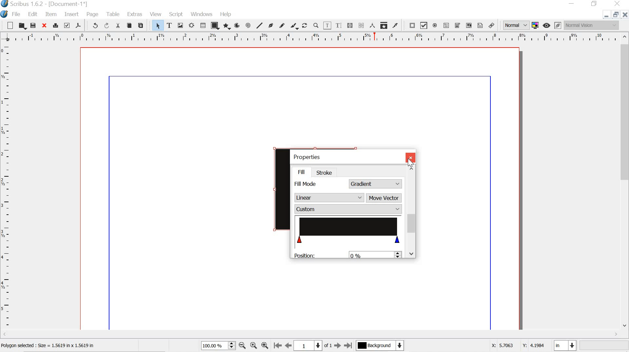 This screenshot has width=629, height=352. Describe the element at coordinates (327, 198) in the screenshot. I see `linear` at that location.